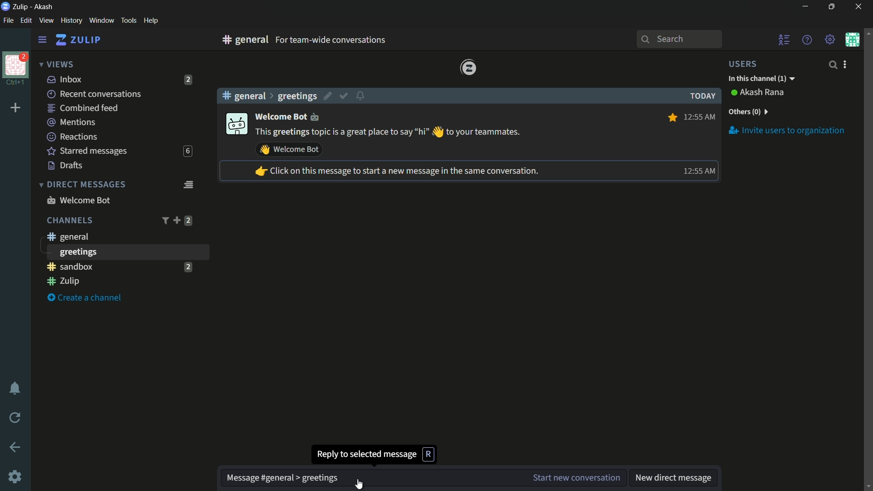 The height and width of the screenshot is (491, 873). I want to click on window menu, so click(101, 20).